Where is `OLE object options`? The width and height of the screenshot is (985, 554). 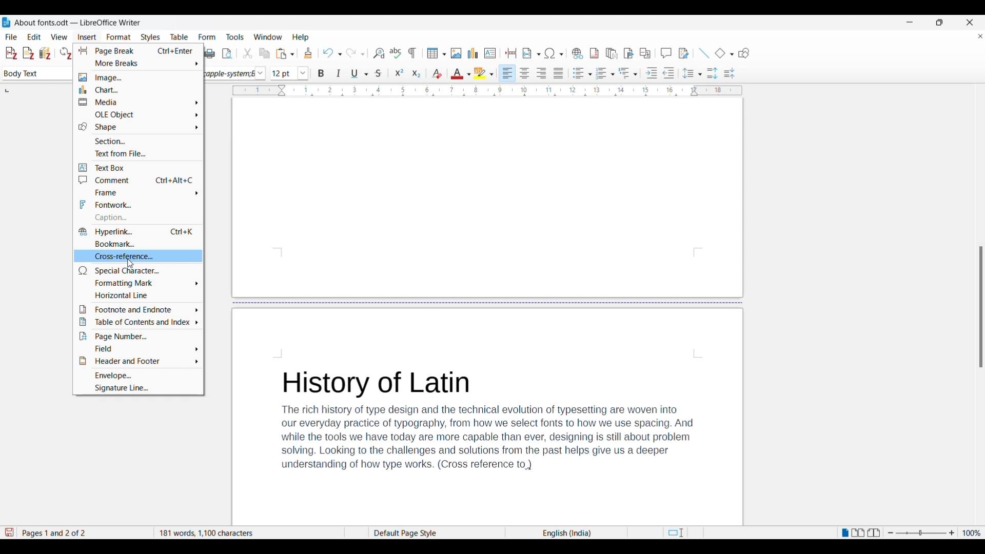 OLE object options is located at coordinates (139, 114).